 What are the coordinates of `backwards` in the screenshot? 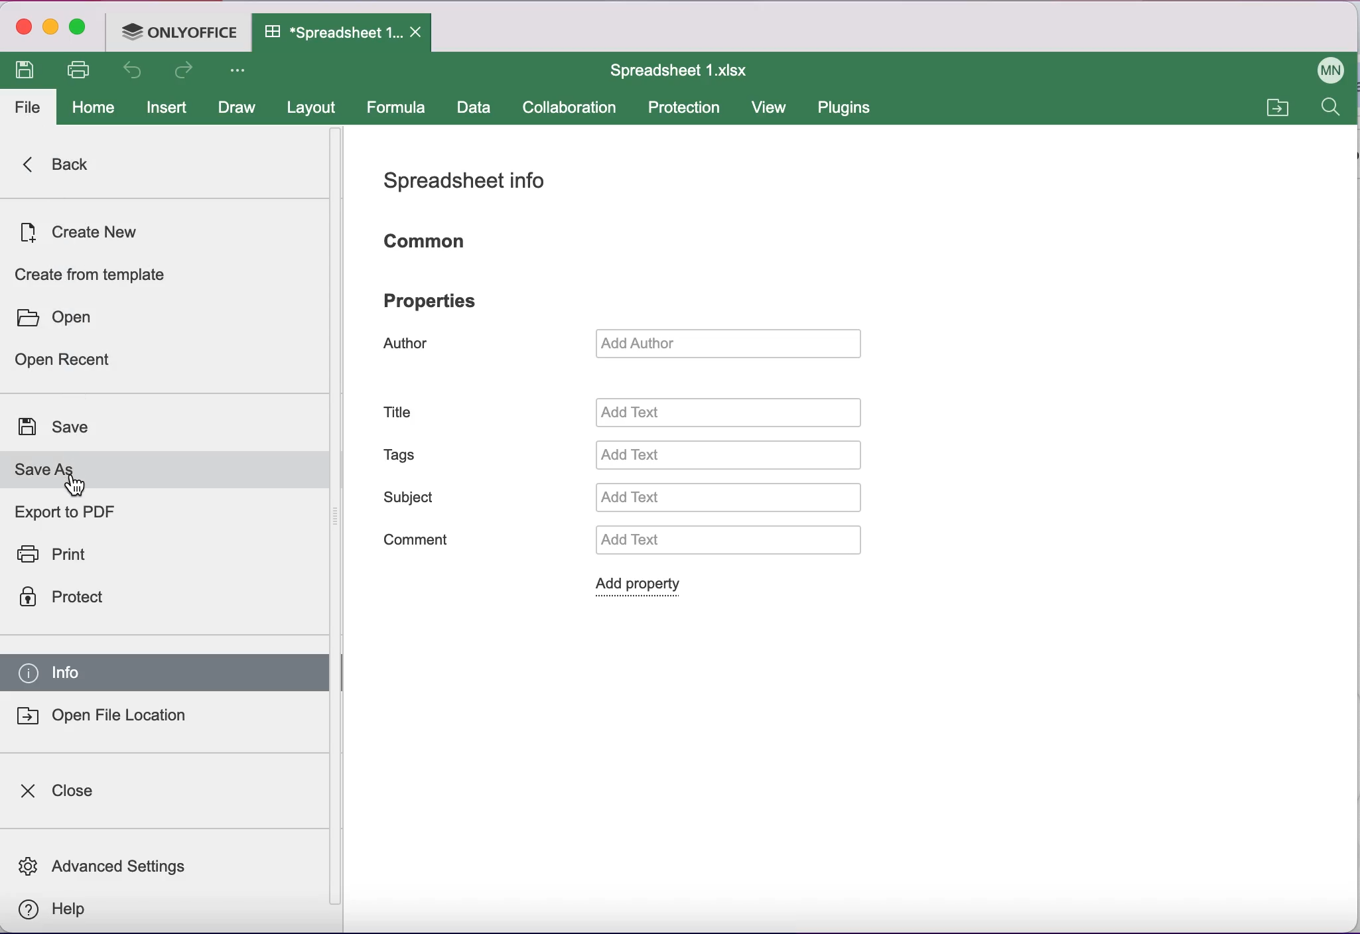 It's located at (130, 72).